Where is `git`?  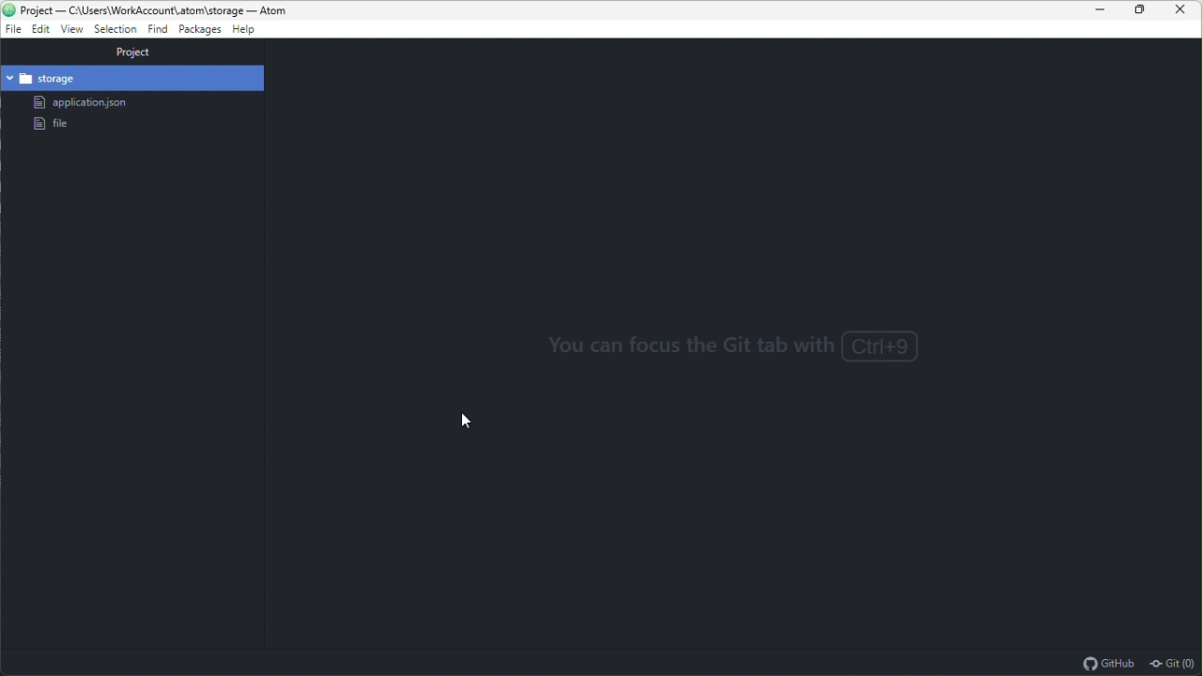 git is located at coordinates (1175, 665).